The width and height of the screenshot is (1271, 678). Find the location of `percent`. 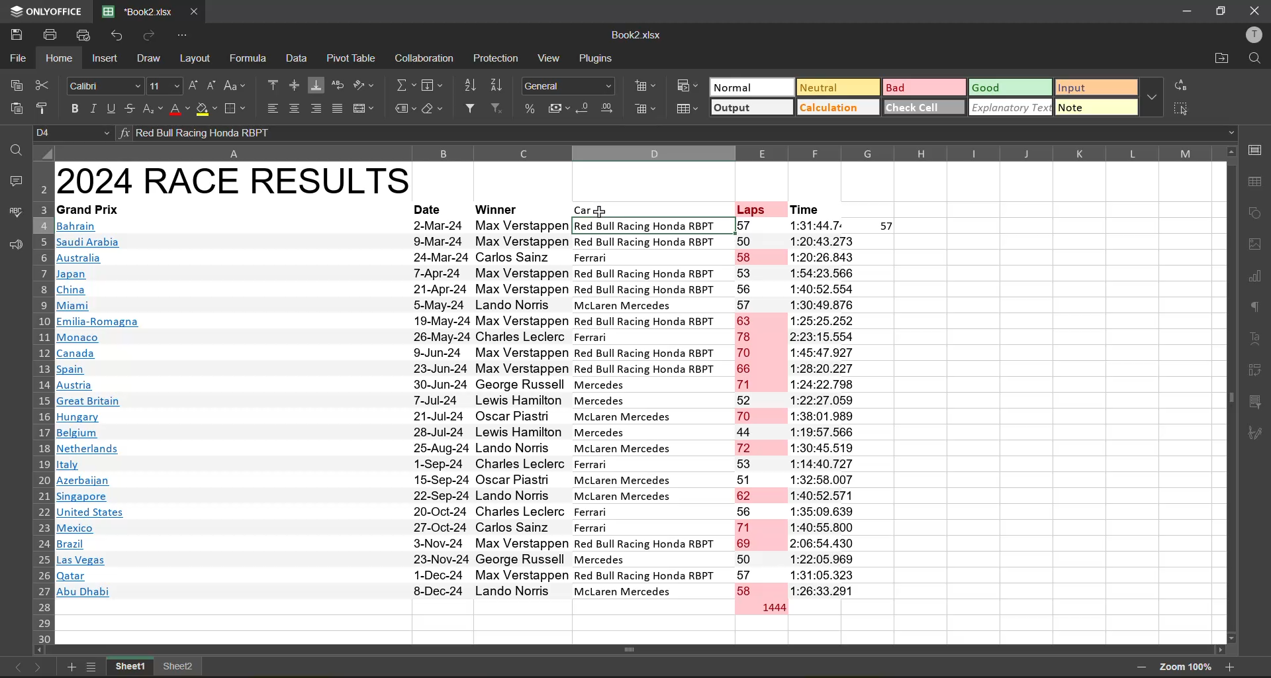

percent is located at coordinates (532, 109).